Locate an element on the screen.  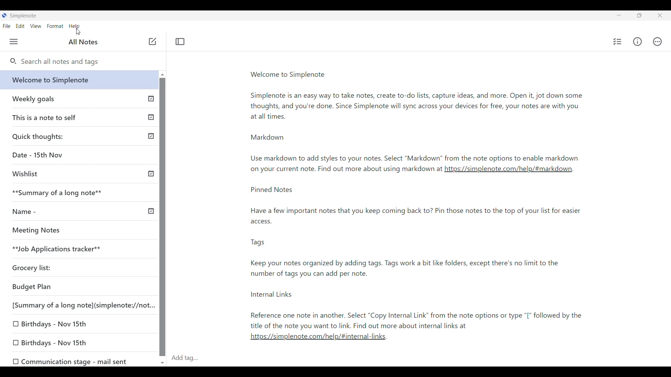
Internal Links
Reference one note in another. Select “Copy Internal Link” from the note options or type “[* followed by the
title of the note you want to link. Find out more about internal links at is located at coordinates (418, 308).